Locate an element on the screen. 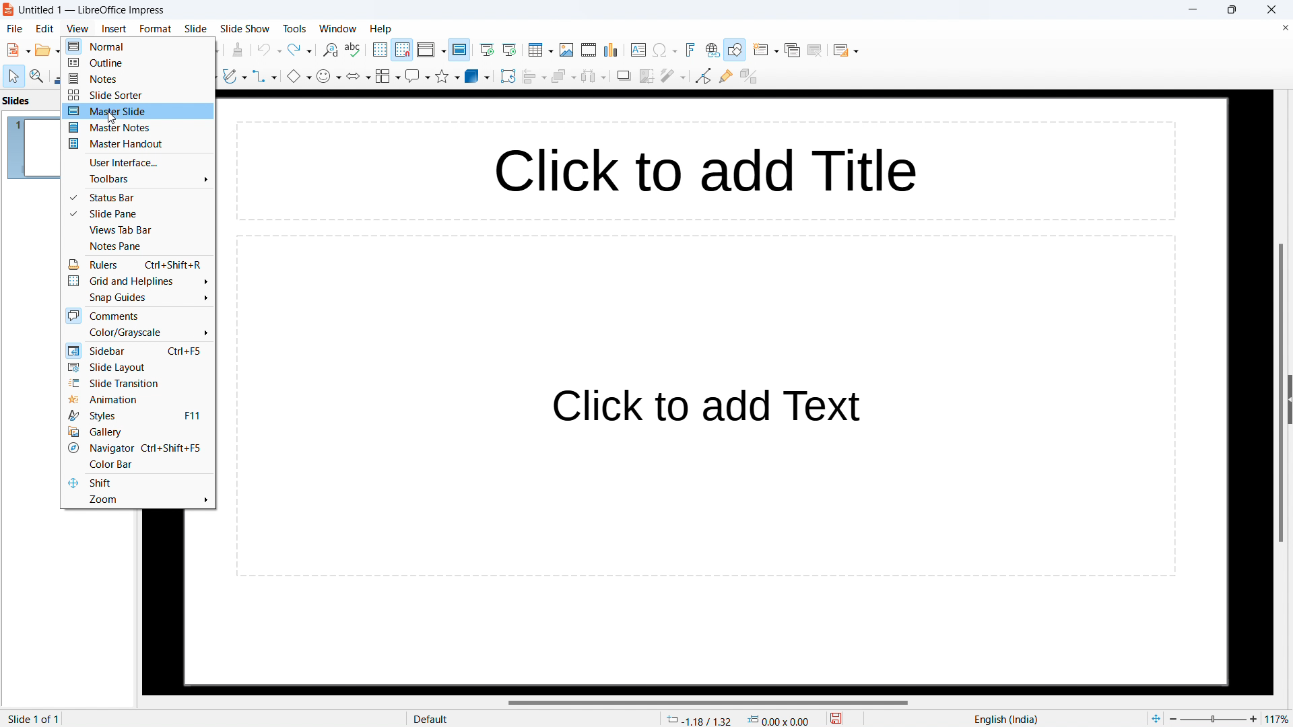 This screenshot has width=1293, height=727. shadow is located at coordinates (624, 75).